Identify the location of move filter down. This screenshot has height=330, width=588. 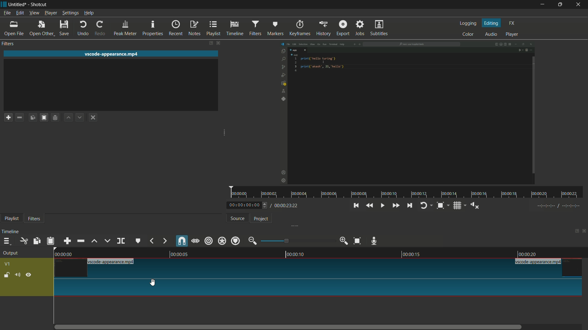
(80, 118).